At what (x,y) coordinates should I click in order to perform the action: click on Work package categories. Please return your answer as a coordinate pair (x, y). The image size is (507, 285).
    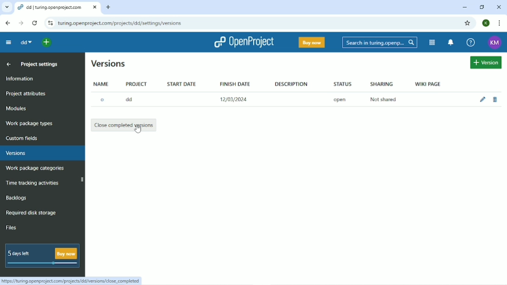
    Looking at the image, I should click on (35, 169).